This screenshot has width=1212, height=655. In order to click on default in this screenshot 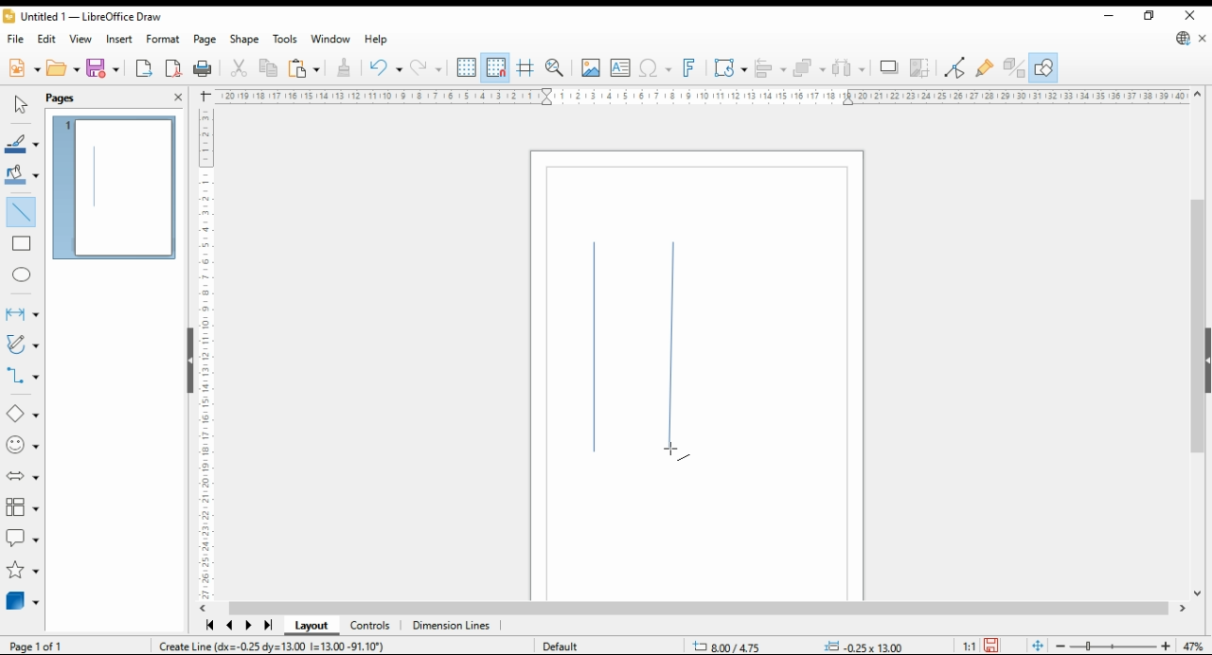, I will do `click(570, 643)`.